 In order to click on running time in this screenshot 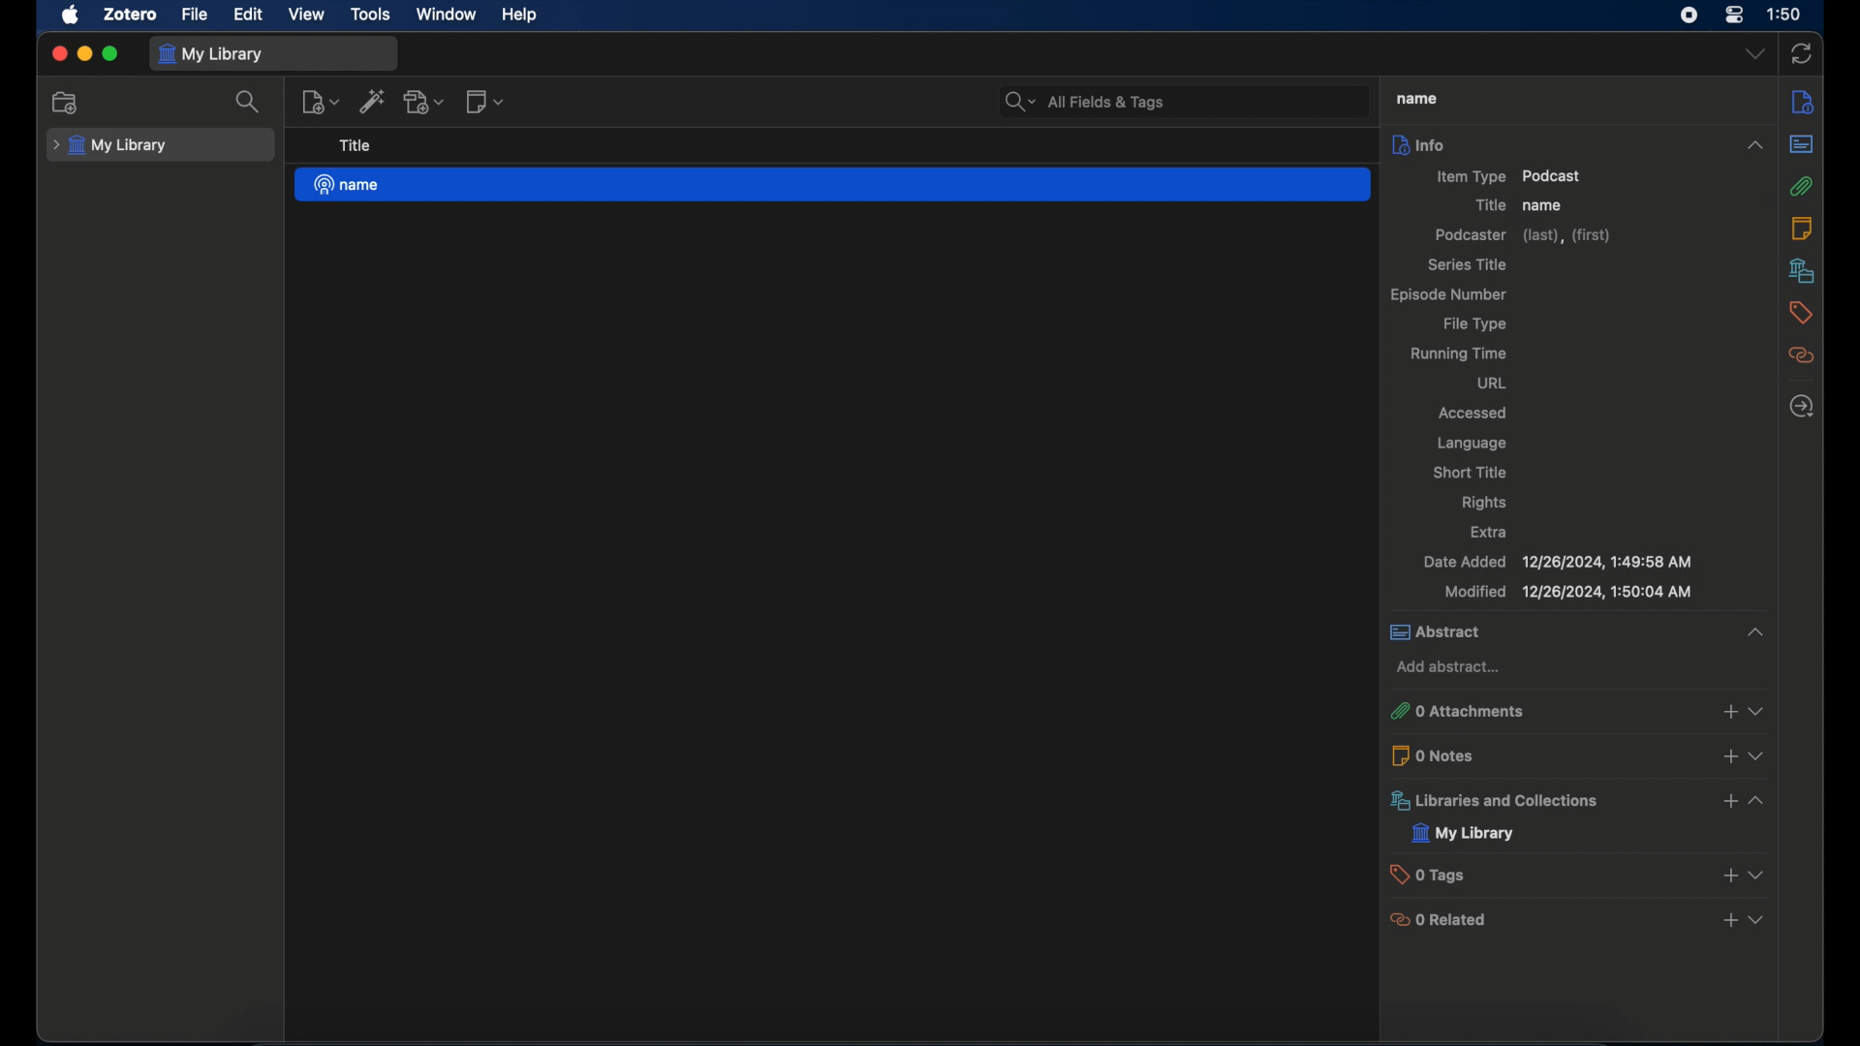, I will do `click(1460, 354)`.